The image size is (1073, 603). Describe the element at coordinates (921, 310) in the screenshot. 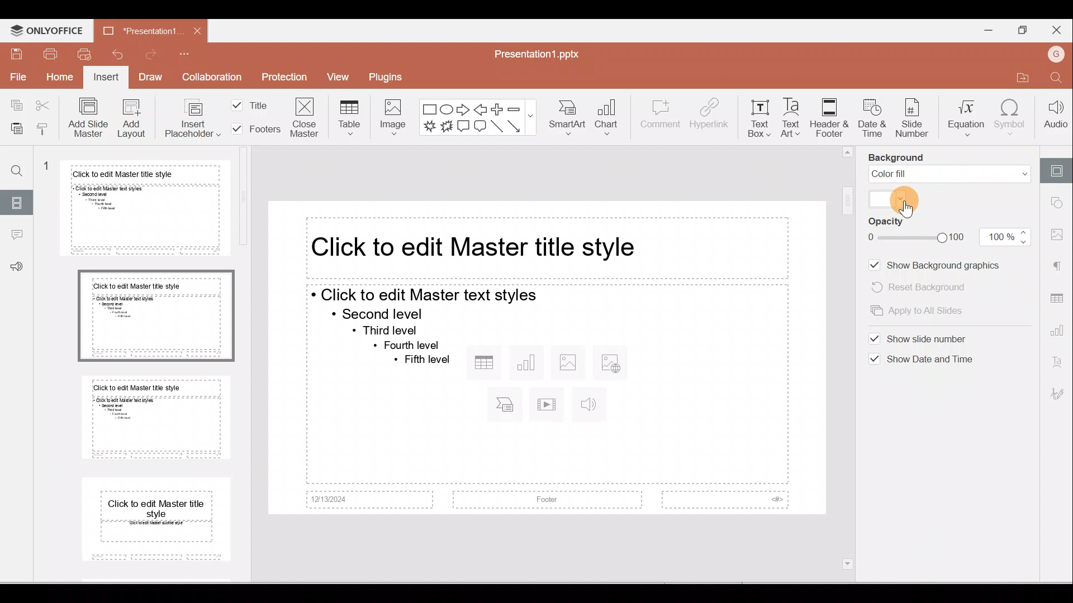

I see `Apply to all slides` at that location.